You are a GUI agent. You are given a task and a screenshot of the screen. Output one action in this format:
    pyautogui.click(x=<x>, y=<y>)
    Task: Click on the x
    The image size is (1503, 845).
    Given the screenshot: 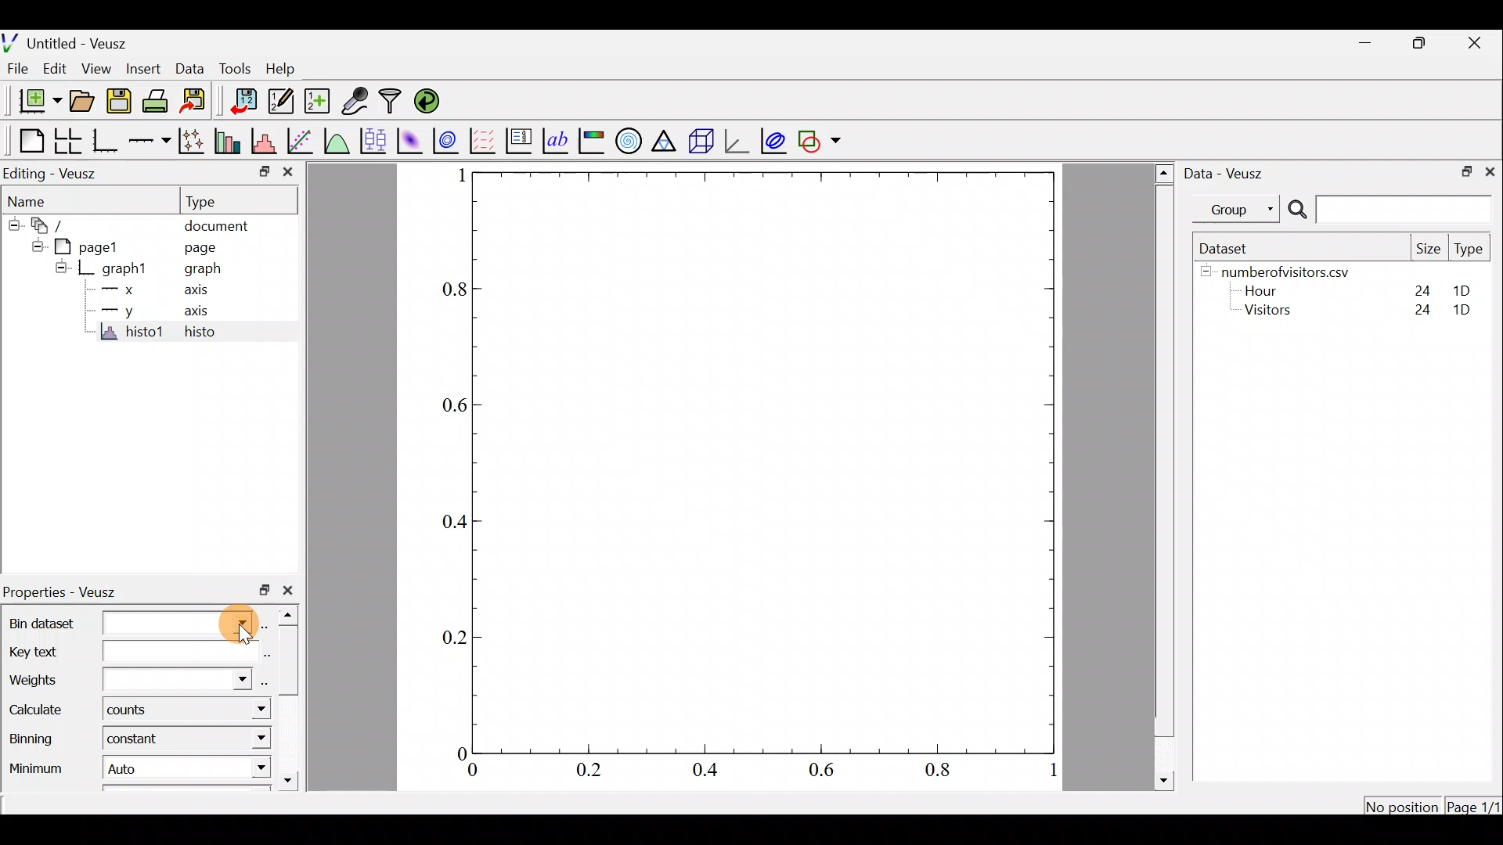 What is the action you would take?
    pyautogui.click(x=128, y=289)
    